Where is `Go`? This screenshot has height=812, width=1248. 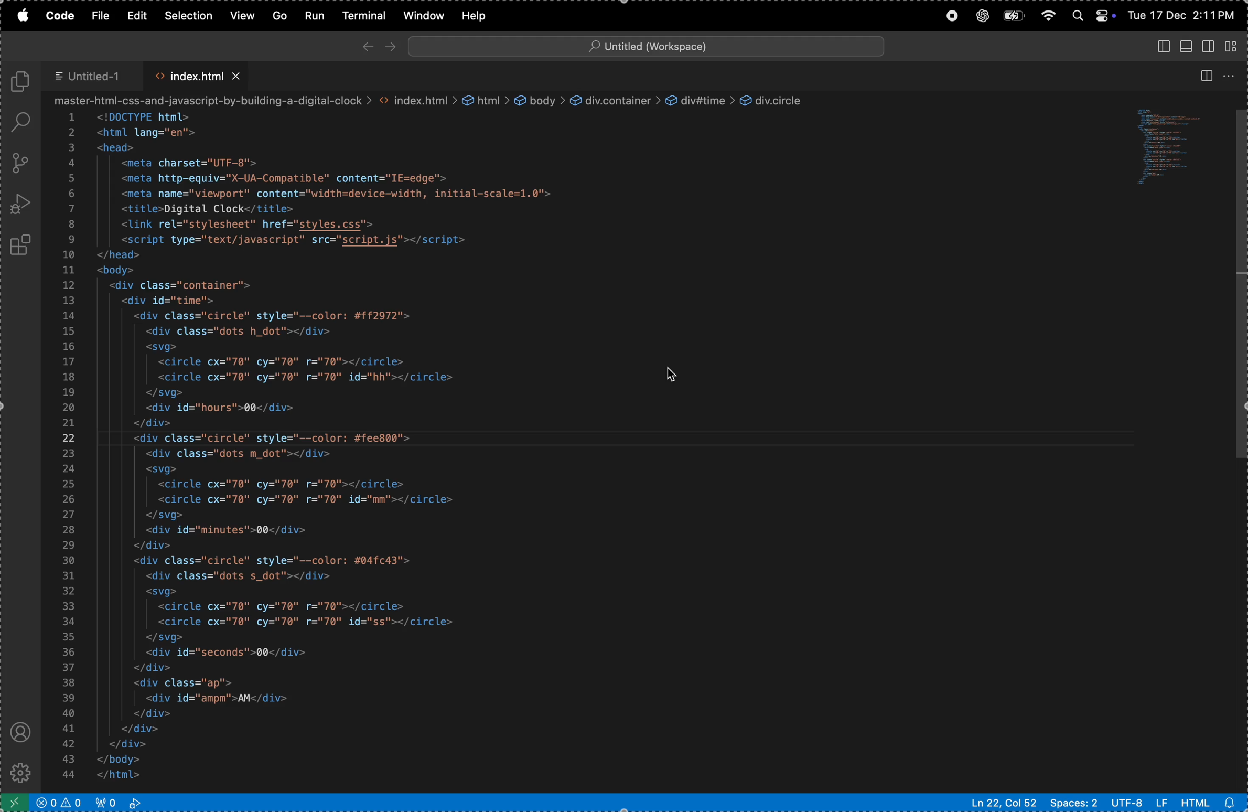
Go is located at coordinates (281, 17).